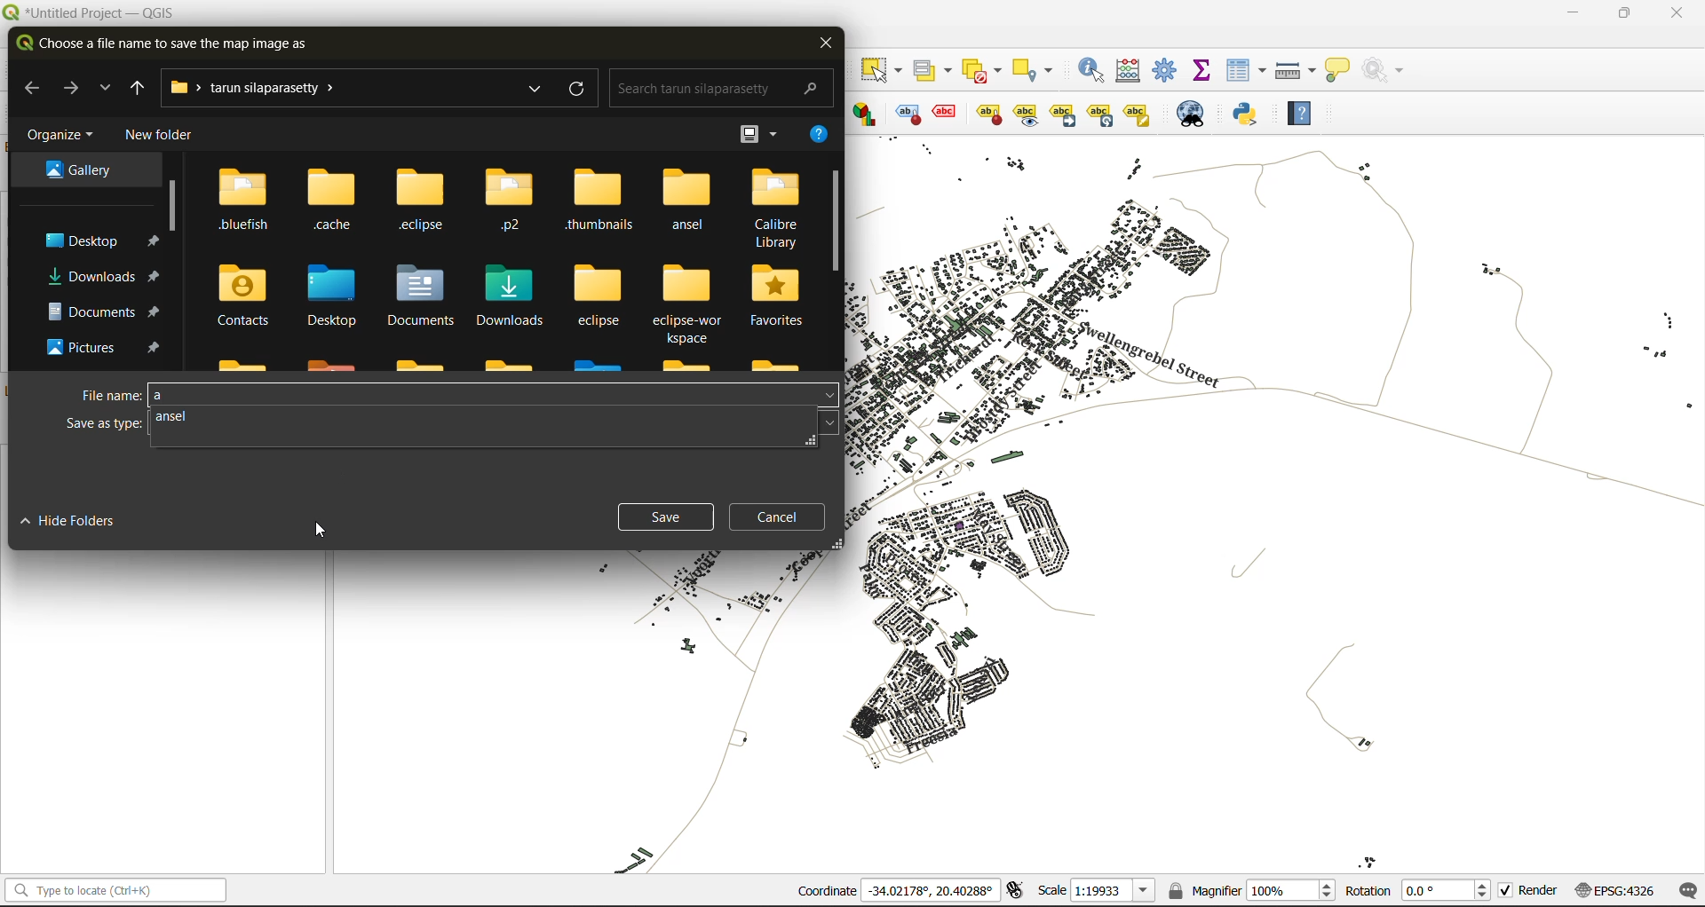 The image size is (1705, 907). I want to click on new folder, so click(156, 136).